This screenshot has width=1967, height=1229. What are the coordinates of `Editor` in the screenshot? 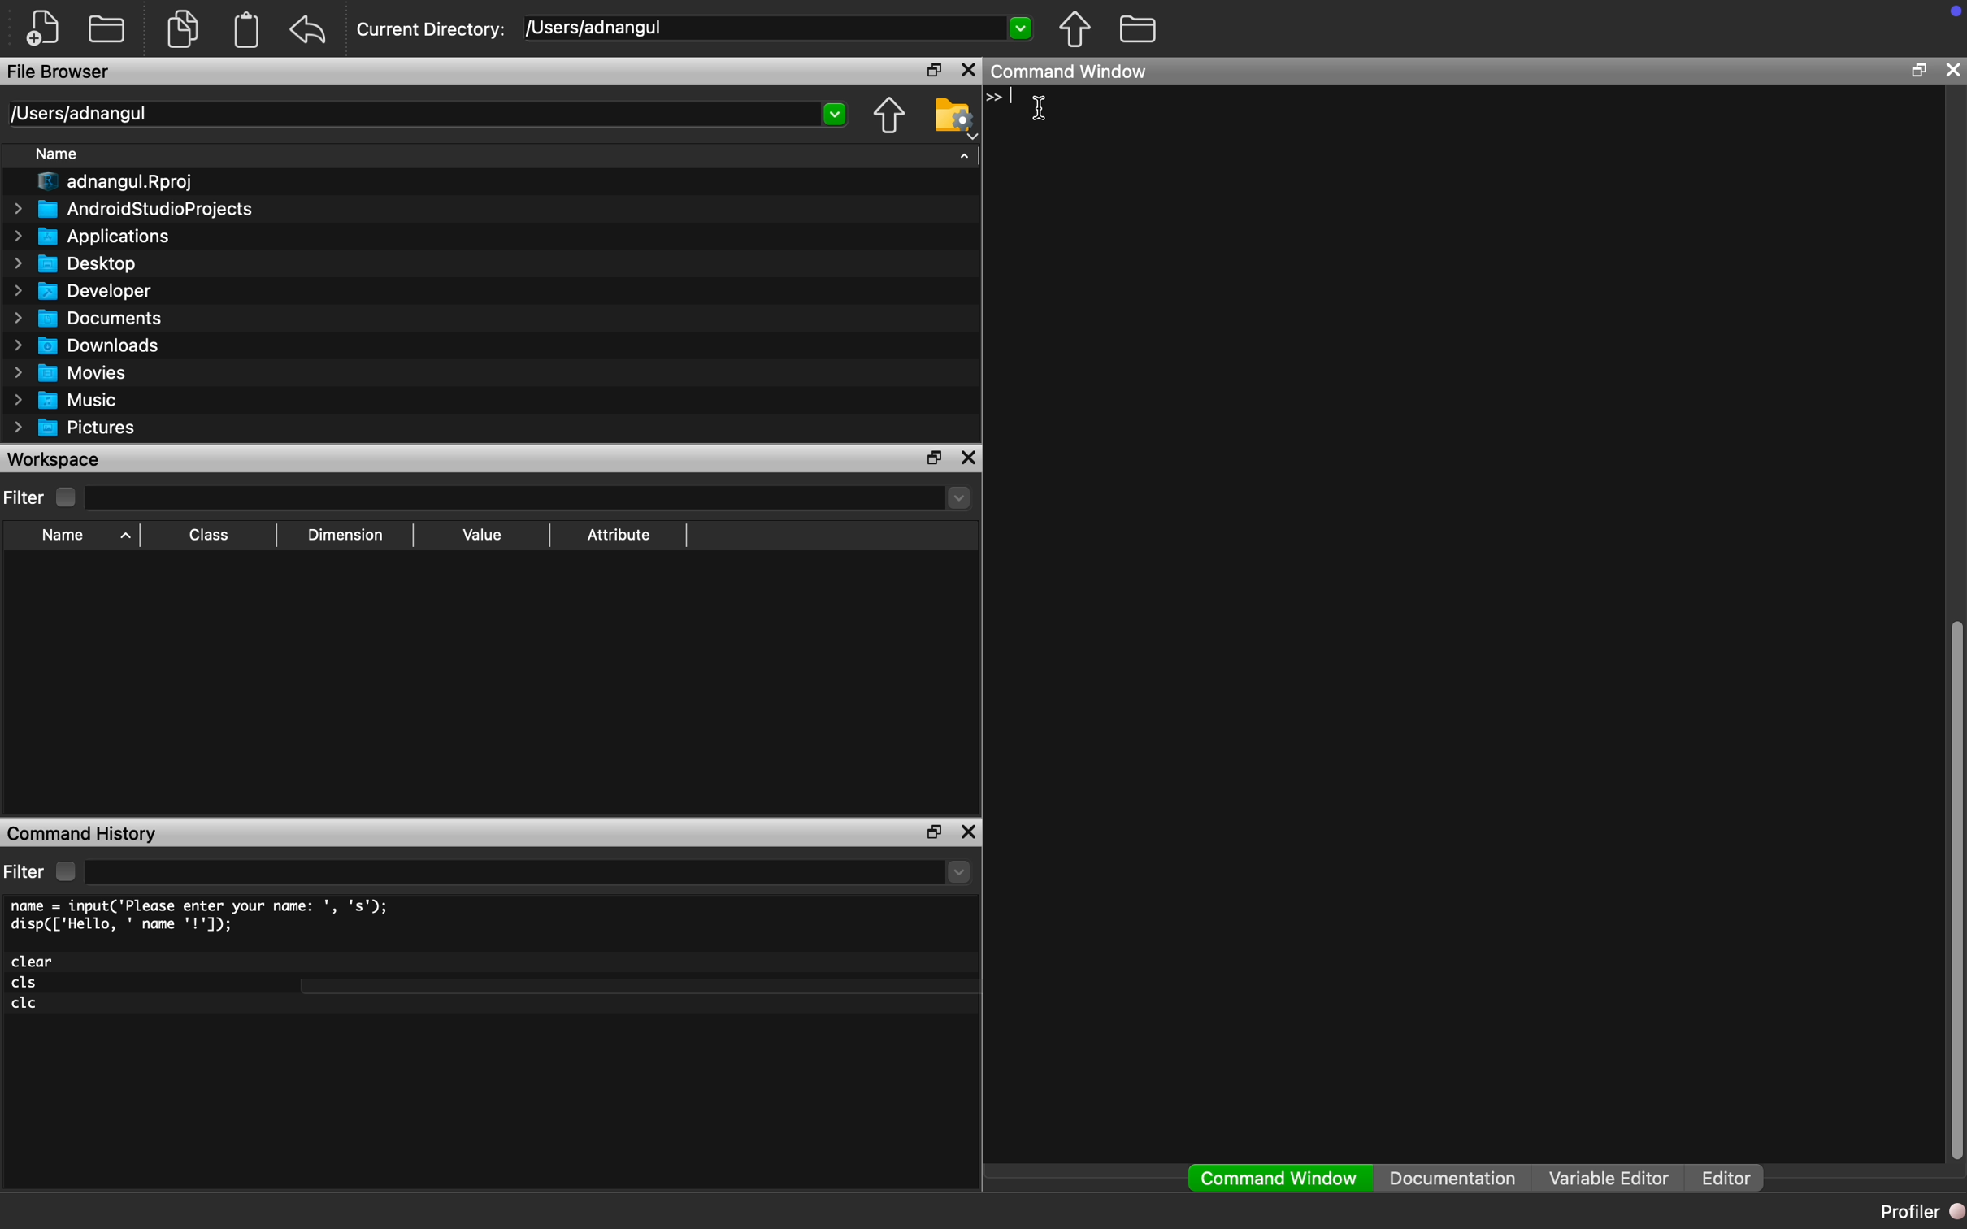 It's located at (1733, 1179).